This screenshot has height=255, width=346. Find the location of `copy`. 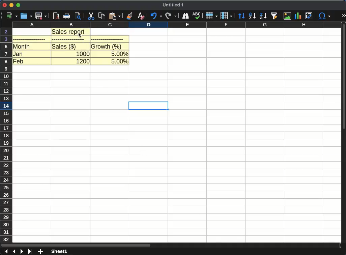

copy is located at coordinates (102, 16).